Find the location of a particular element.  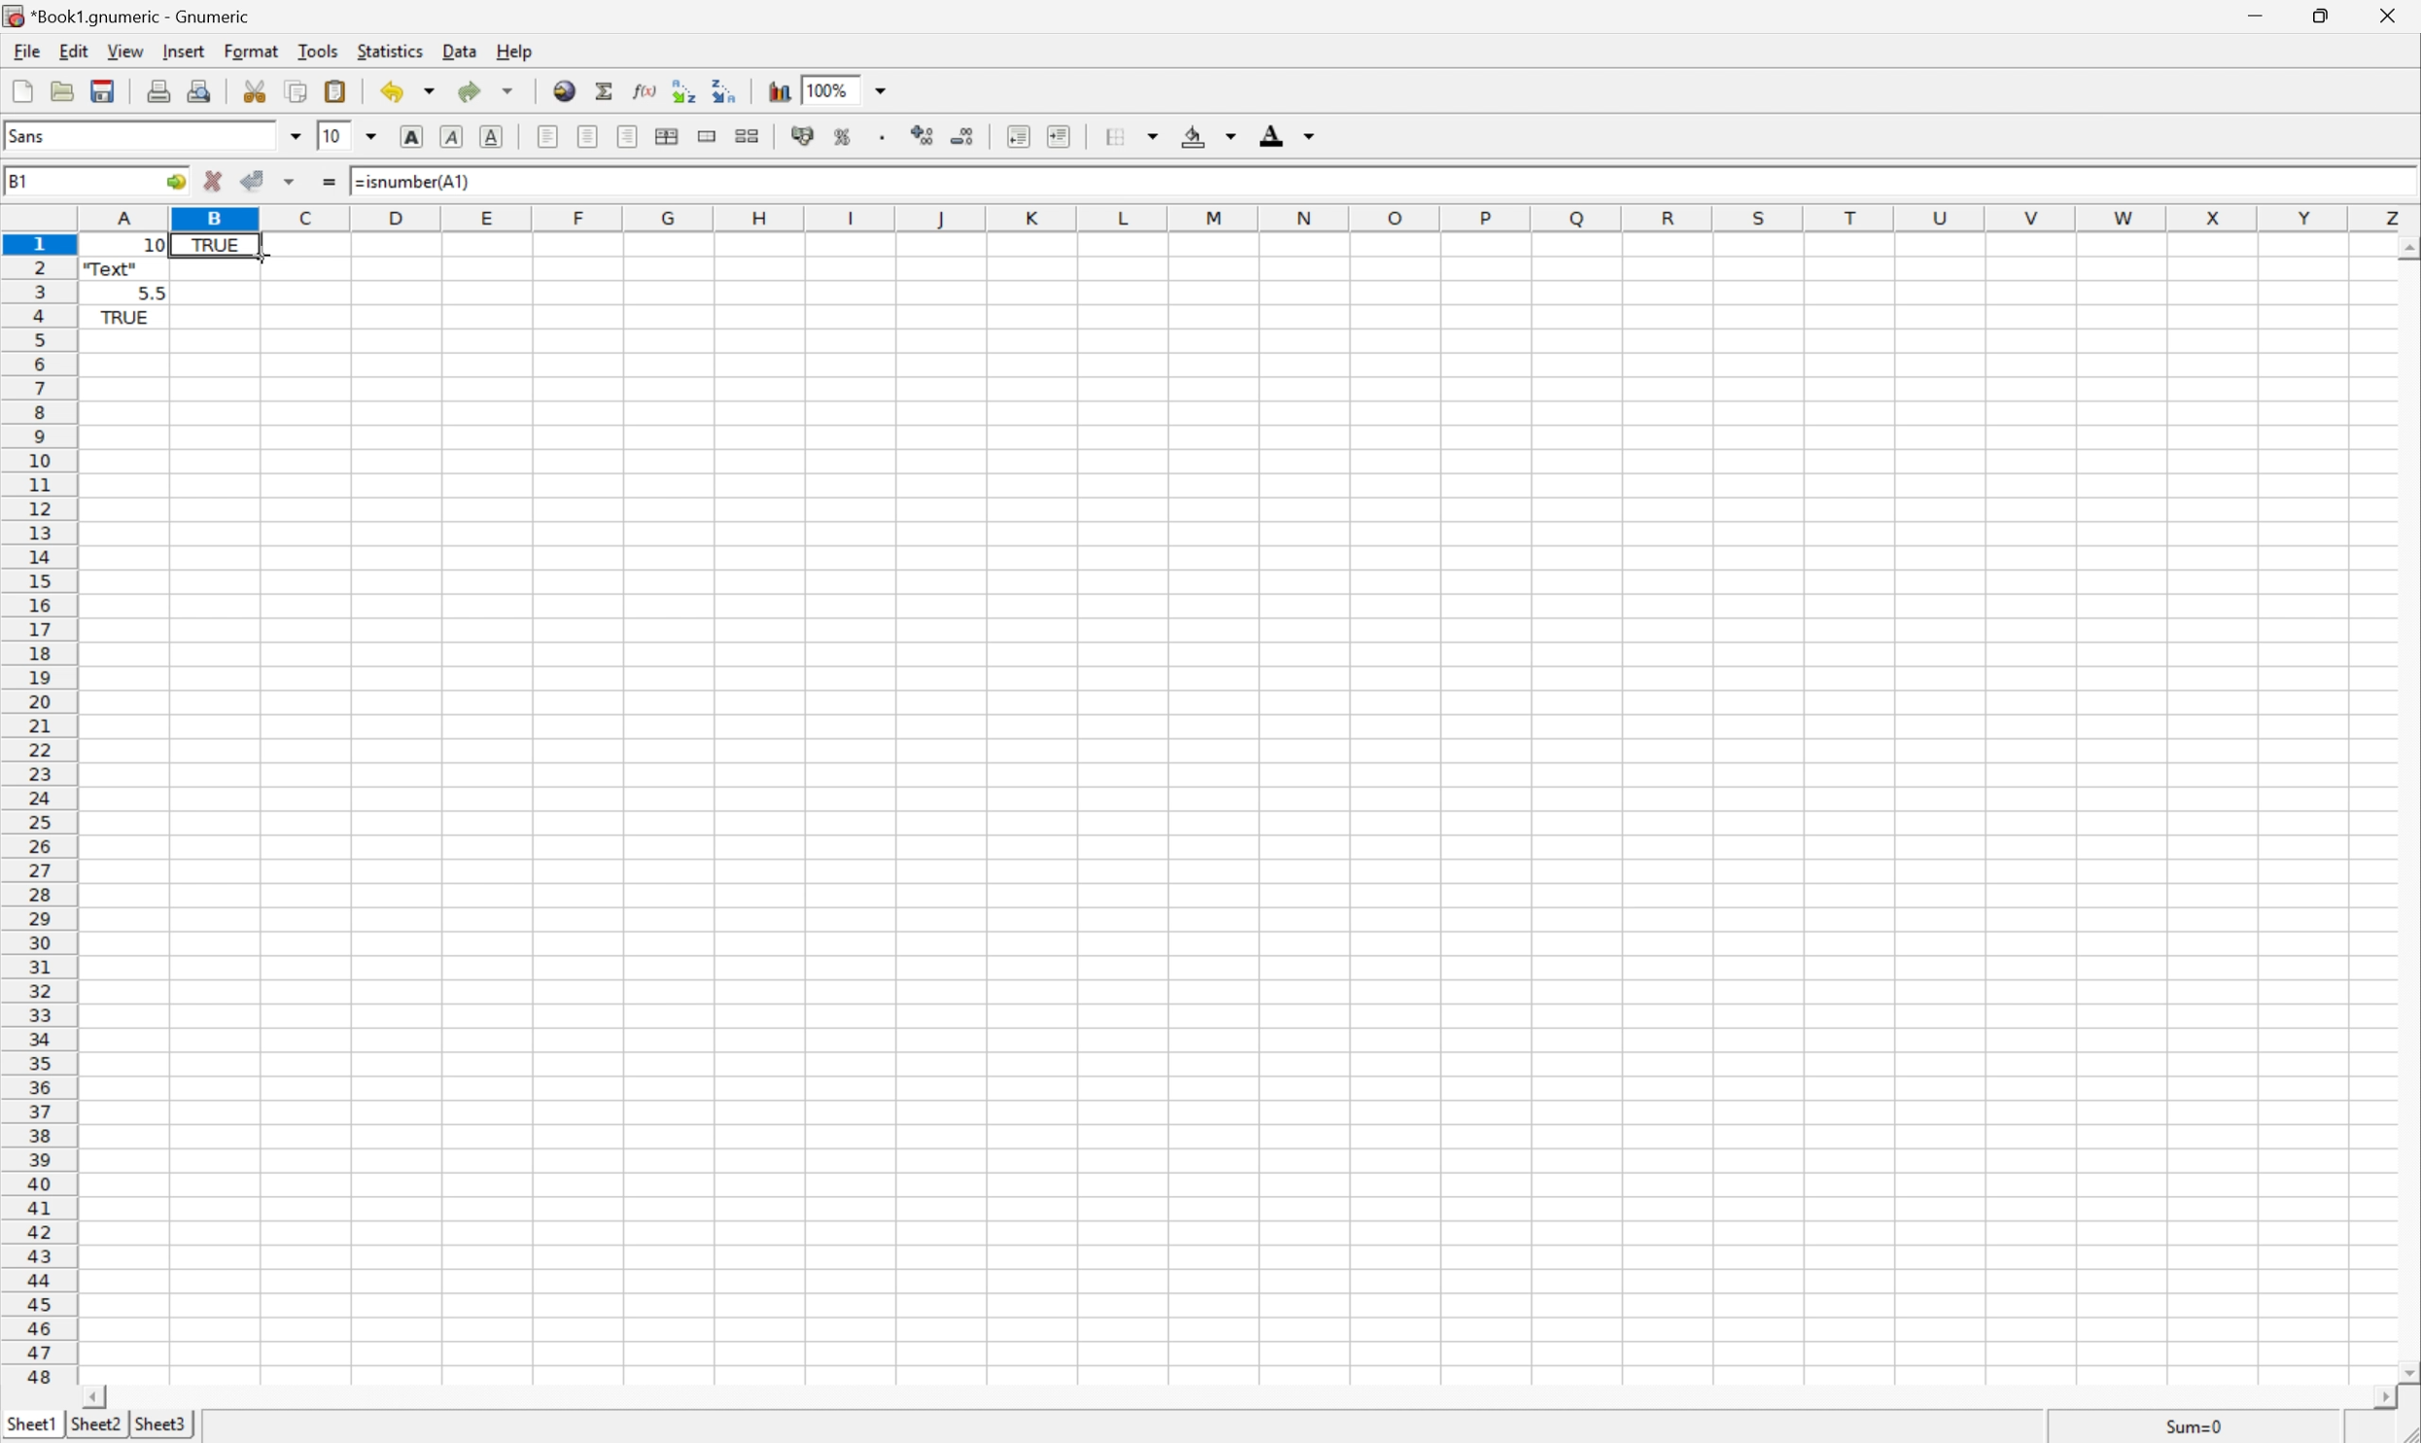

Drop Down is located at coordinates (372, 135).